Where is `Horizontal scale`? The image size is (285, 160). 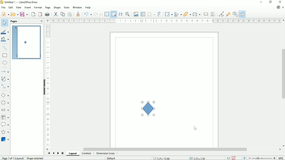
Horizontal scale is located at coordinates (165, 21).